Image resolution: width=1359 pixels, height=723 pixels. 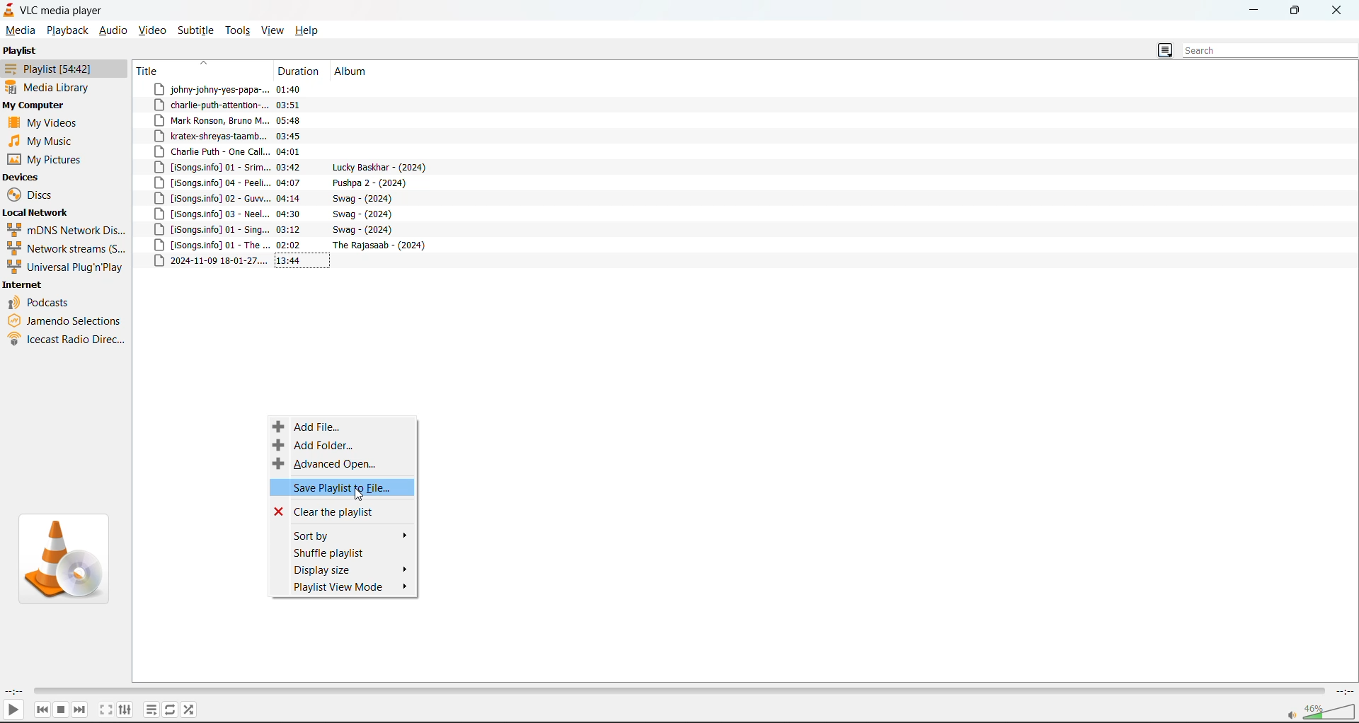 I want to click on title, so click(x=153, y=71).